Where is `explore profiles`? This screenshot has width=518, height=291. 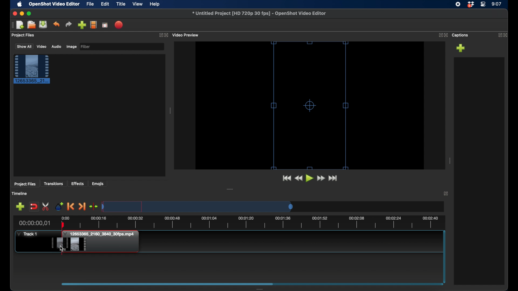 explore profiles is located at coordinates (94, 25).